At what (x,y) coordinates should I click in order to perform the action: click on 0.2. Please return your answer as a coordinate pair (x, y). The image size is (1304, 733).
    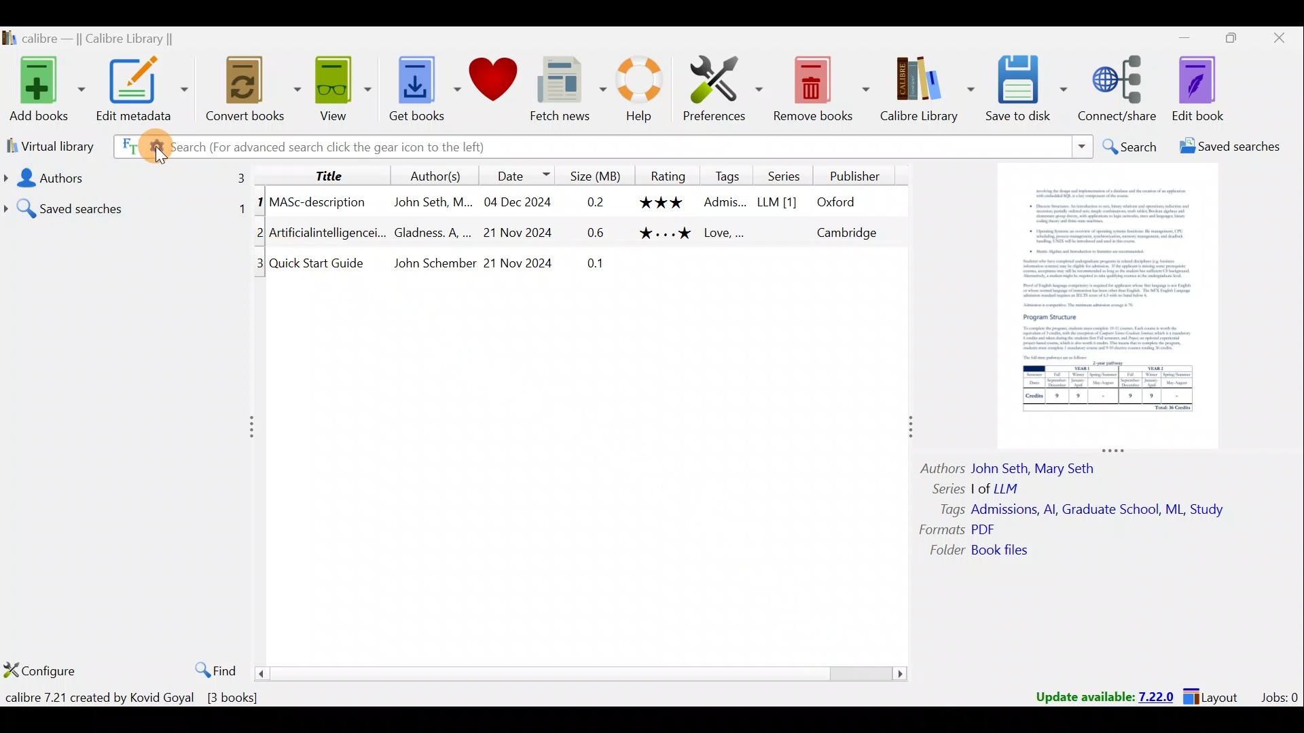
    Looking at the image, I should click on (596, 203).